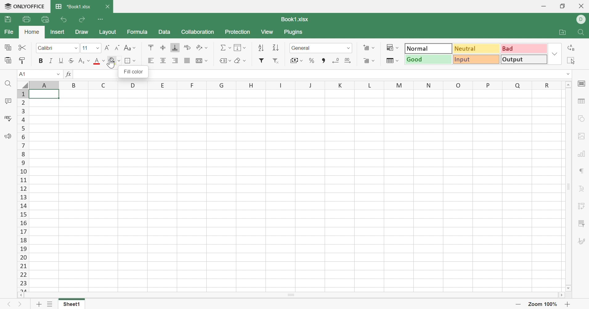 The image size is (589, 309). Describe the element at coordinates (563, 6) in the screenshot. I see `Restore Down` at that location.